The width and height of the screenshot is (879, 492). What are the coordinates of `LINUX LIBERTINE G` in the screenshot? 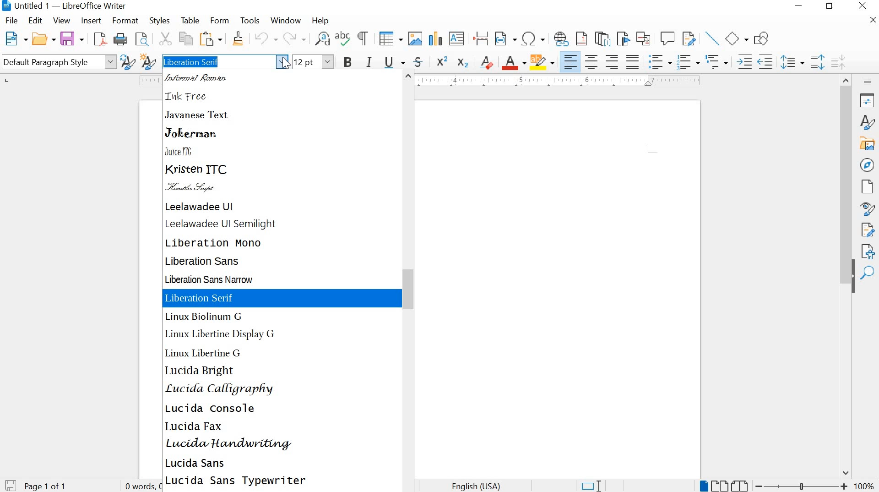 It's located at (207, 352).